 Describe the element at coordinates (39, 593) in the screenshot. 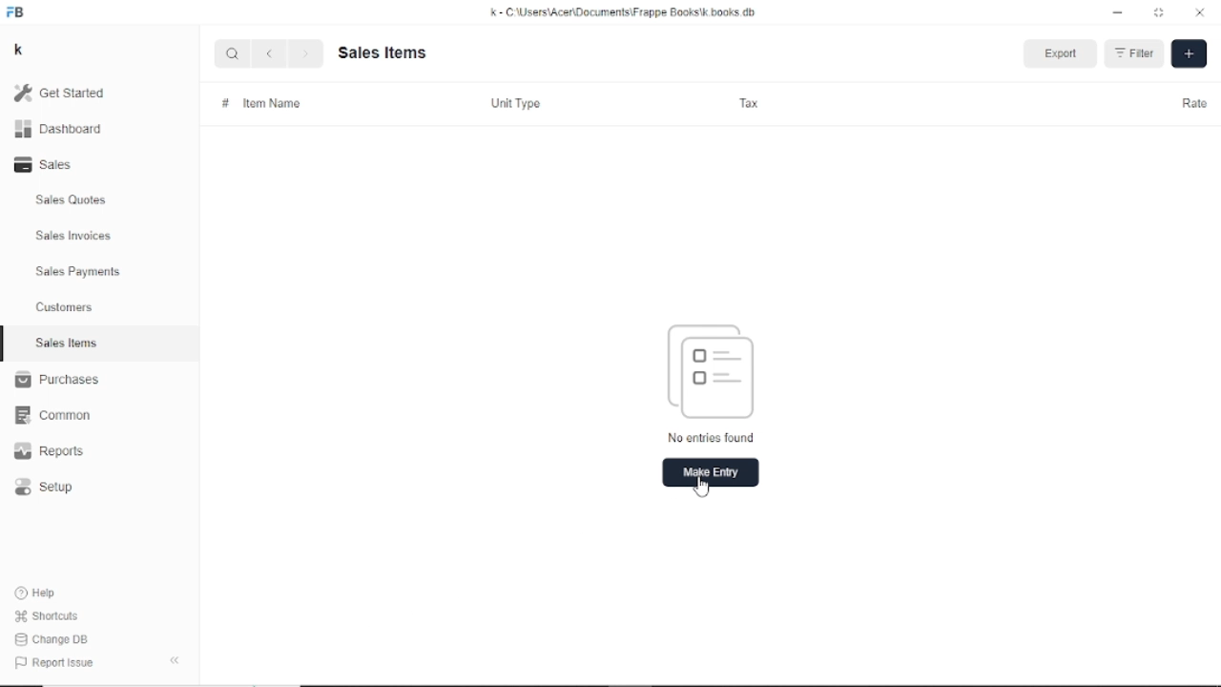

I see `Help` at that location.